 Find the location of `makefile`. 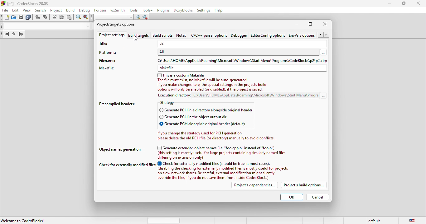

makefile is located at coordinates (123, 68).